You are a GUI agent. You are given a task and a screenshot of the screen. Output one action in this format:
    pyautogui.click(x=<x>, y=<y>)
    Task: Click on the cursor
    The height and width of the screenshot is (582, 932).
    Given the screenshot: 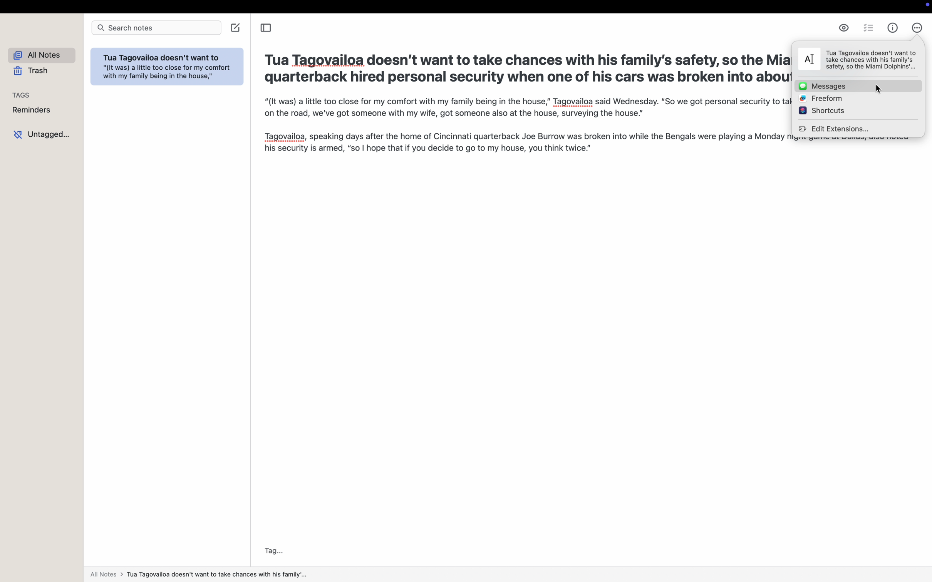 What is the action you would take?
    pyautogui.click(x=878, y=89)
    